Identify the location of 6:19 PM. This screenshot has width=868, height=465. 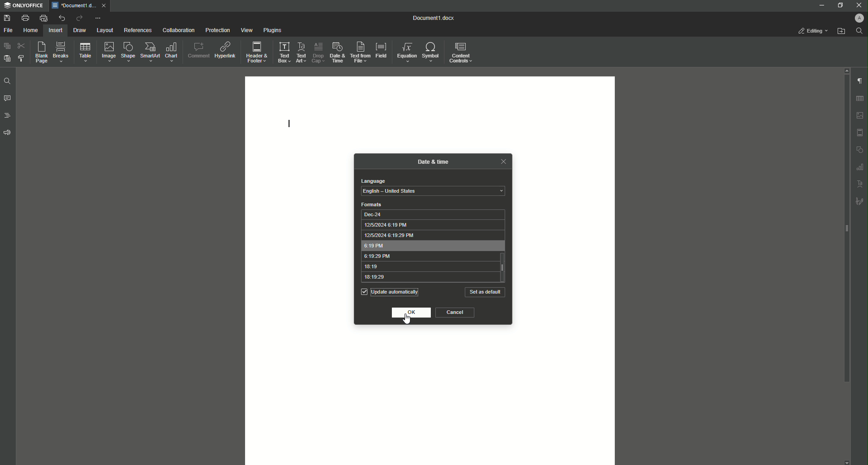
(429, 246).